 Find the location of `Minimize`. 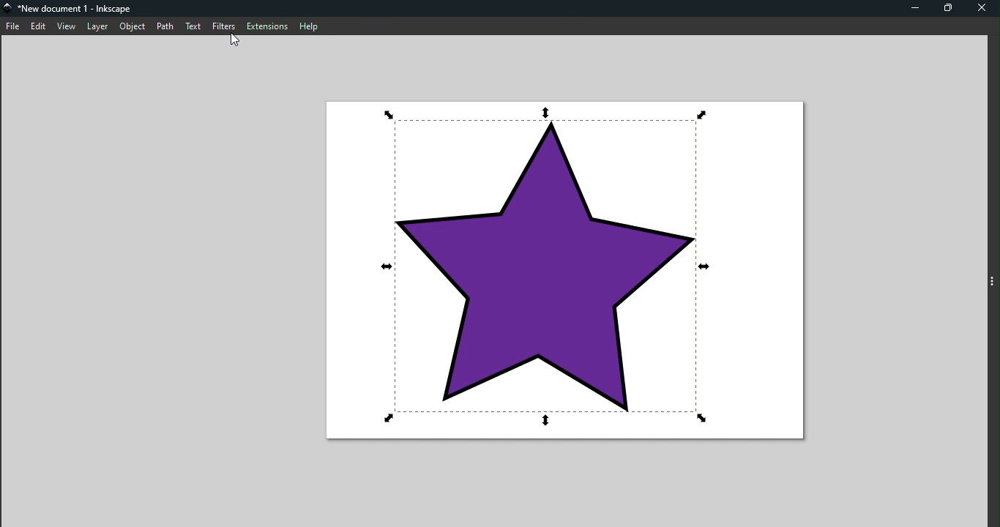

Minimize is located at coordinates (914, 10).